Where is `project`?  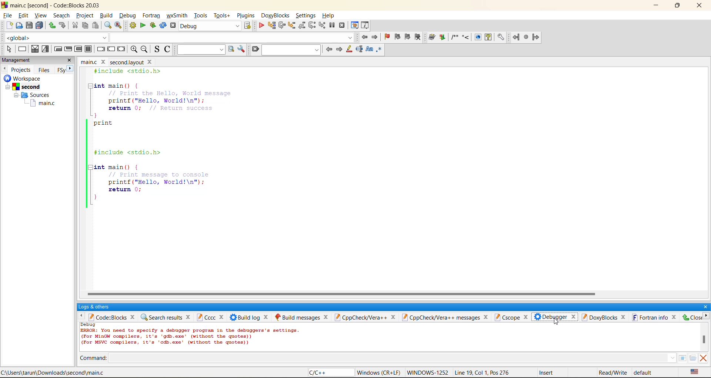 project is located at coordinates (84, 16).